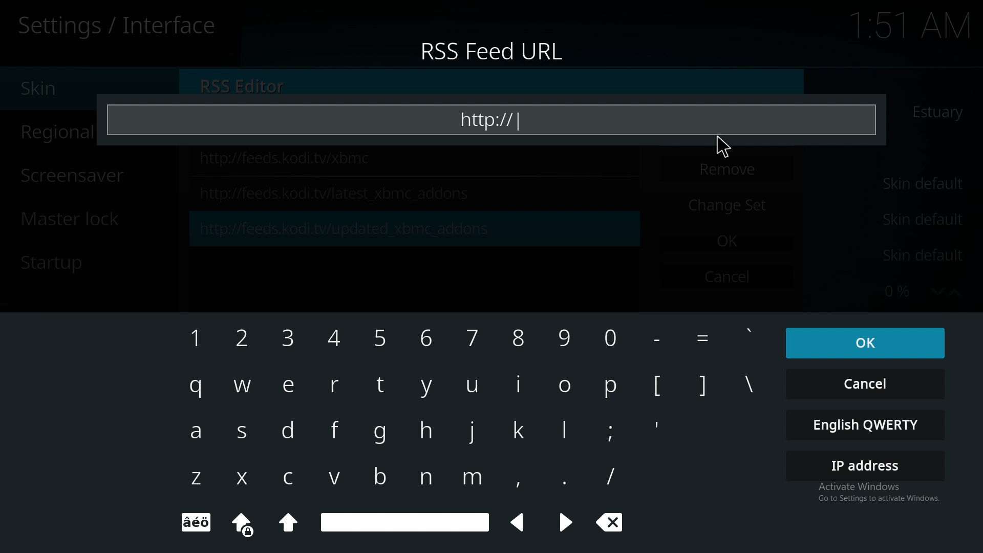 This screenshot has height=553, width=983. Describe the element at coordinates (607, 475) in the screenshot. I see `/` at that location.